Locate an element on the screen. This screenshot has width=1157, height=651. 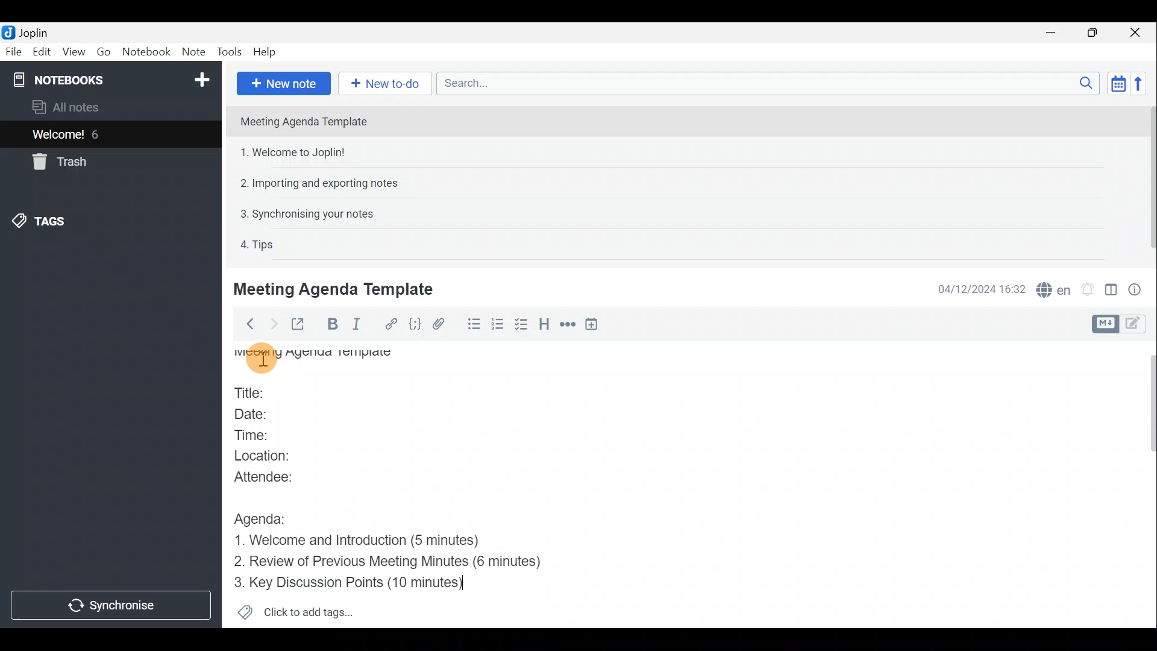
Code is located at coordinates (416, 325).